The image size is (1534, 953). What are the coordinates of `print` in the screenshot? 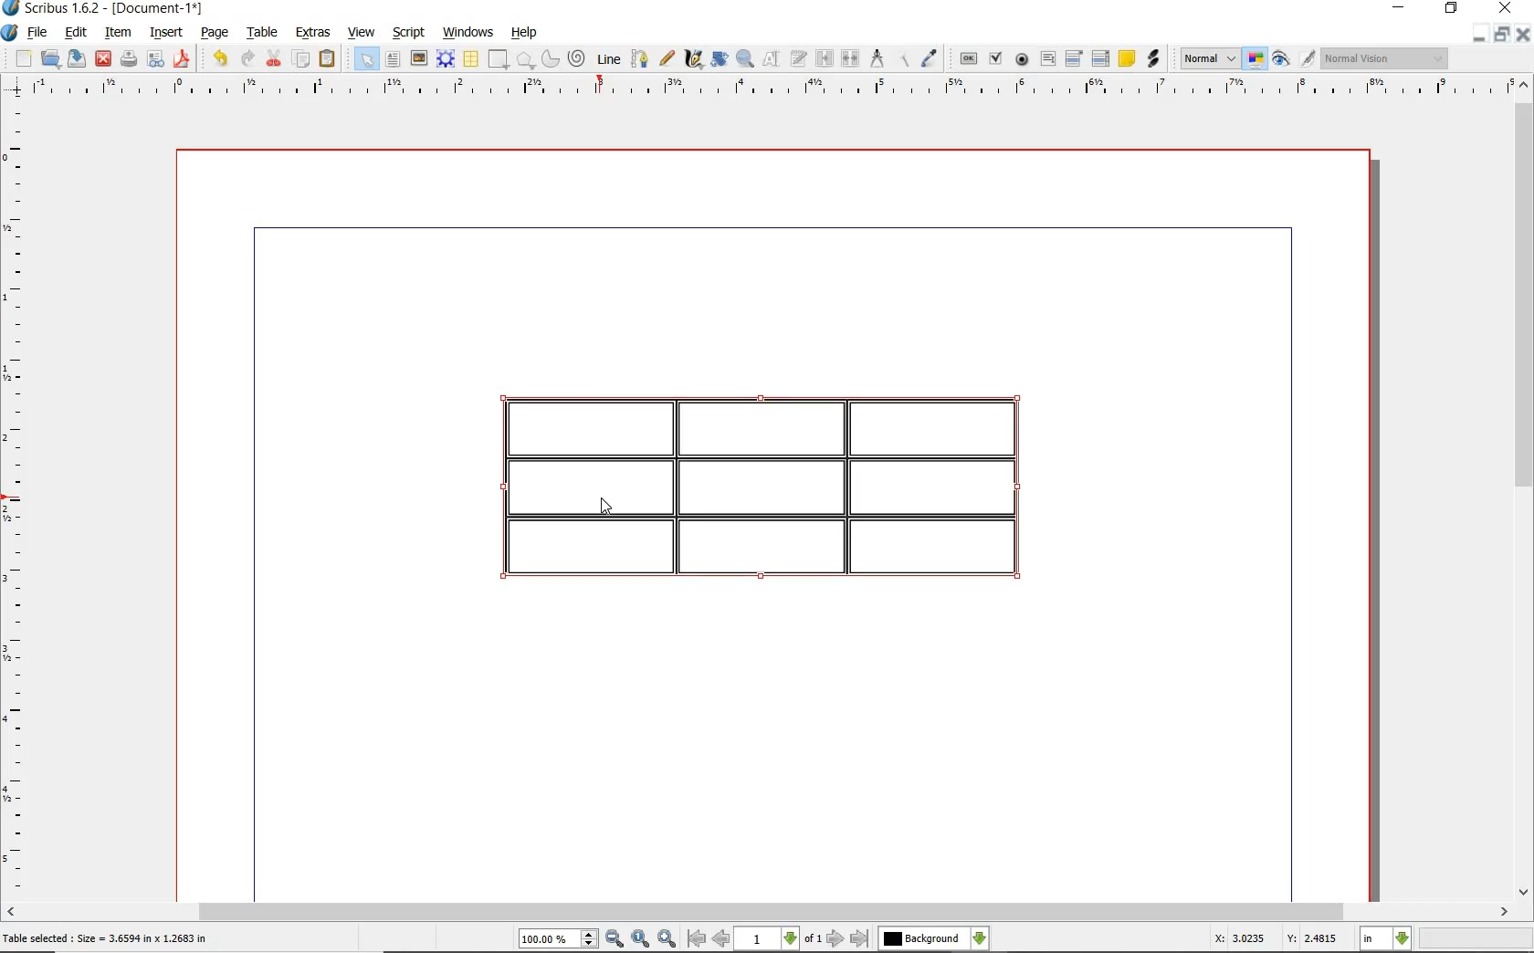 It's located at (130, 60).